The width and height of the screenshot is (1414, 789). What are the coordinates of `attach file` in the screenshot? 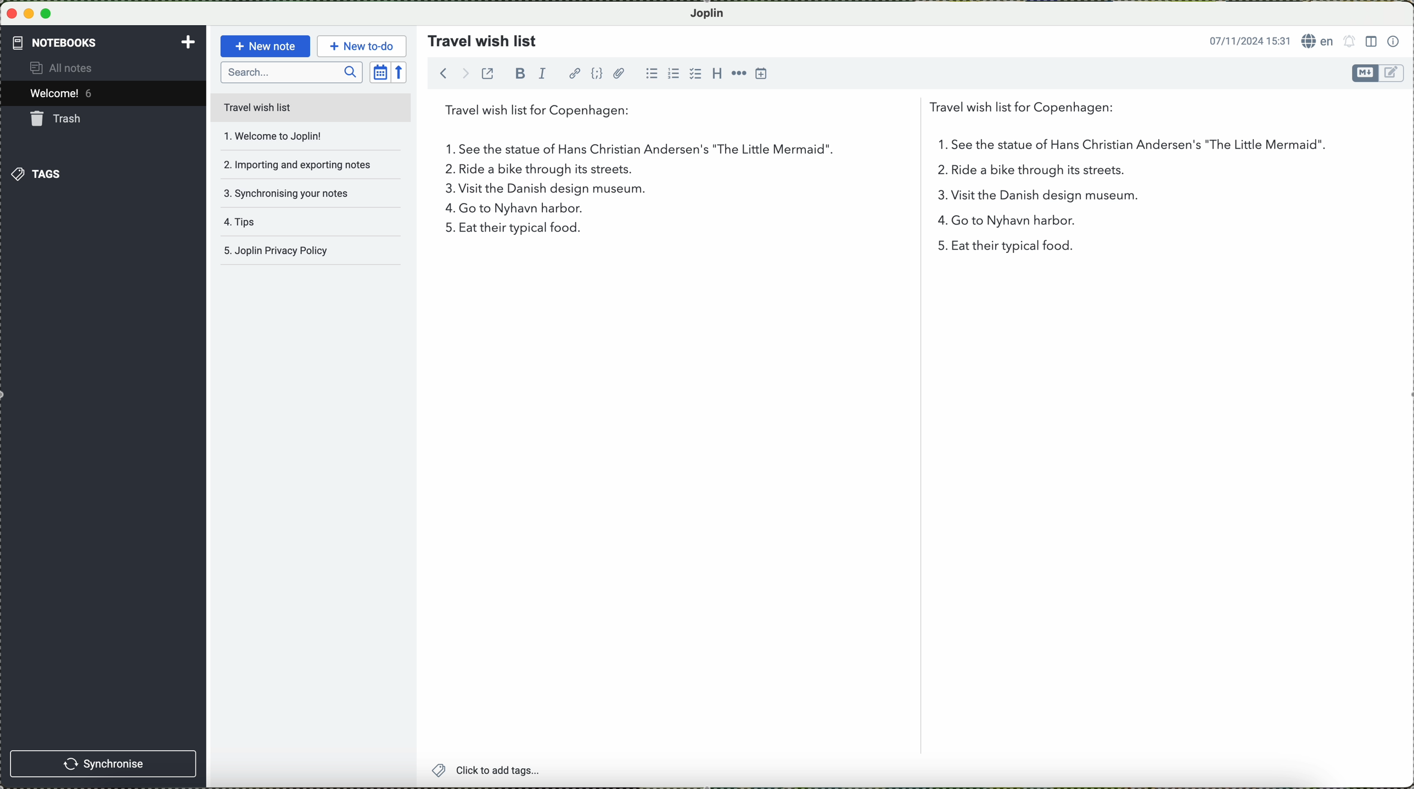 It's located at (619, 73).